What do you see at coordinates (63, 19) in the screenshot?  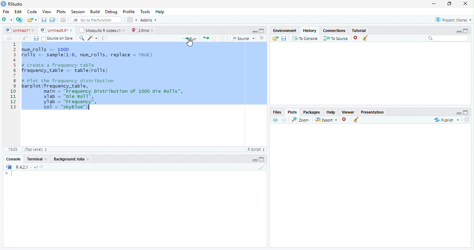 I see `Print` at bounding box center [63, 19].